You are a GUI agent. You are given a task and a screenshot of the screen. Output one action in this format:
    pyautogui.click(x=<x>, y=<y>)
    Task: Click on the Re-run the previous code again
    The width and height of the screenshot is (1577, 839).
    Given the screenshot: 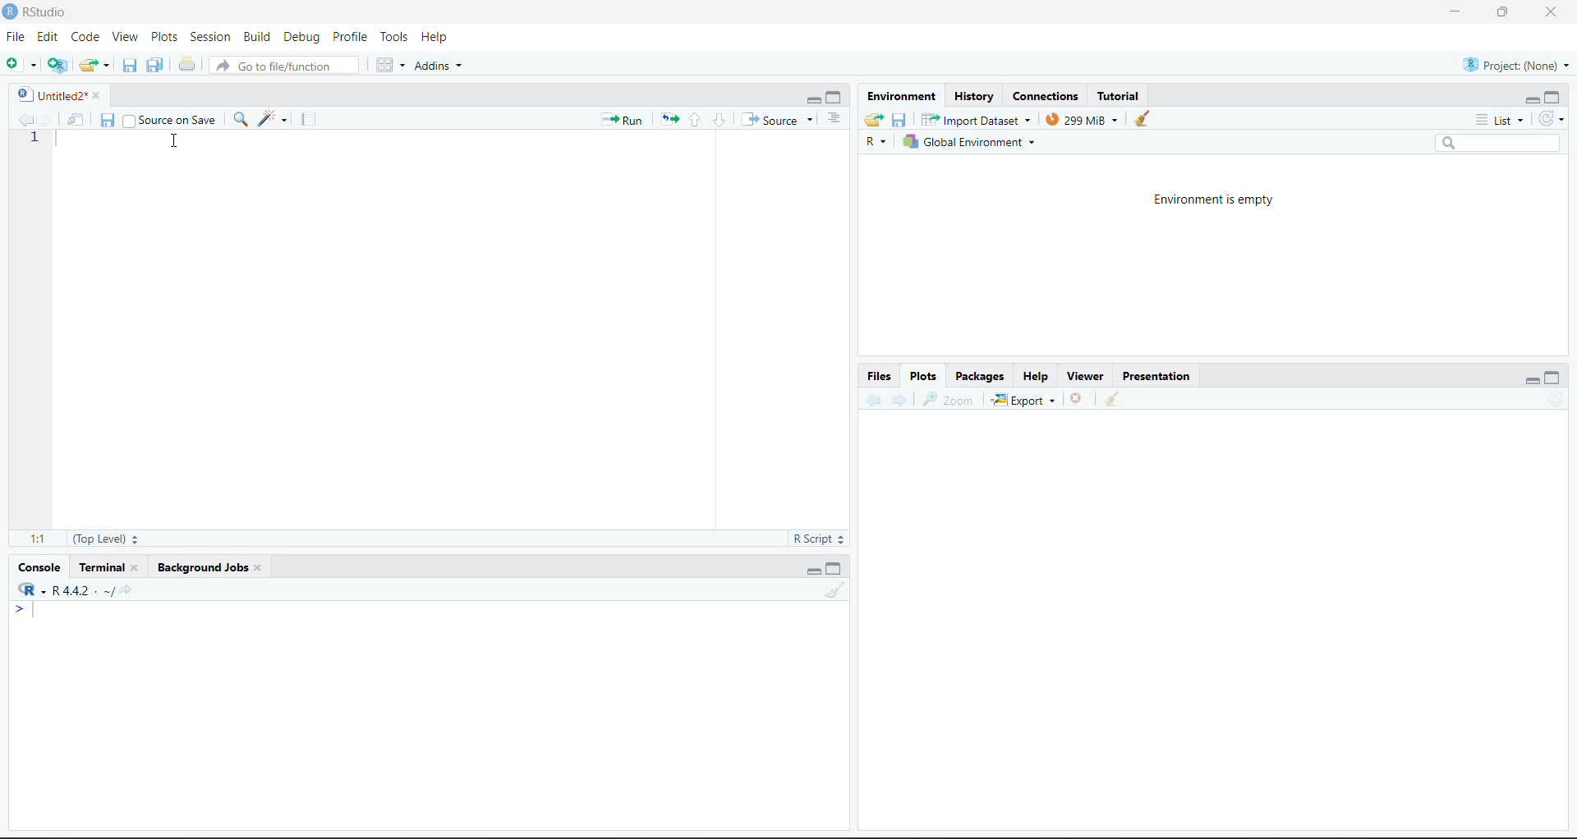 What is the action you would take?
    pyautogui.click(x=666, y=118)
    